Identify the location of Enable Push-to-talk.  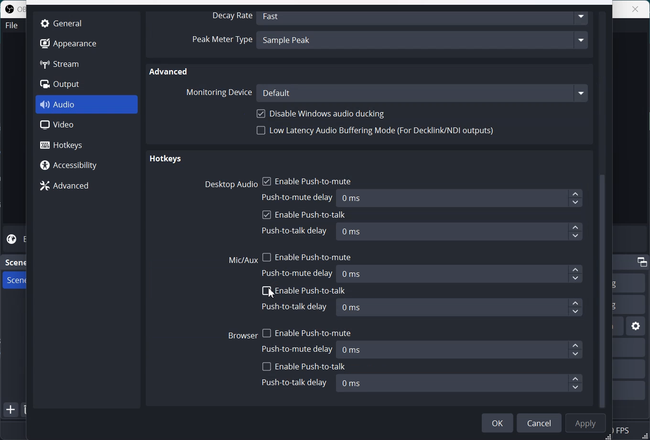
(304, 367).